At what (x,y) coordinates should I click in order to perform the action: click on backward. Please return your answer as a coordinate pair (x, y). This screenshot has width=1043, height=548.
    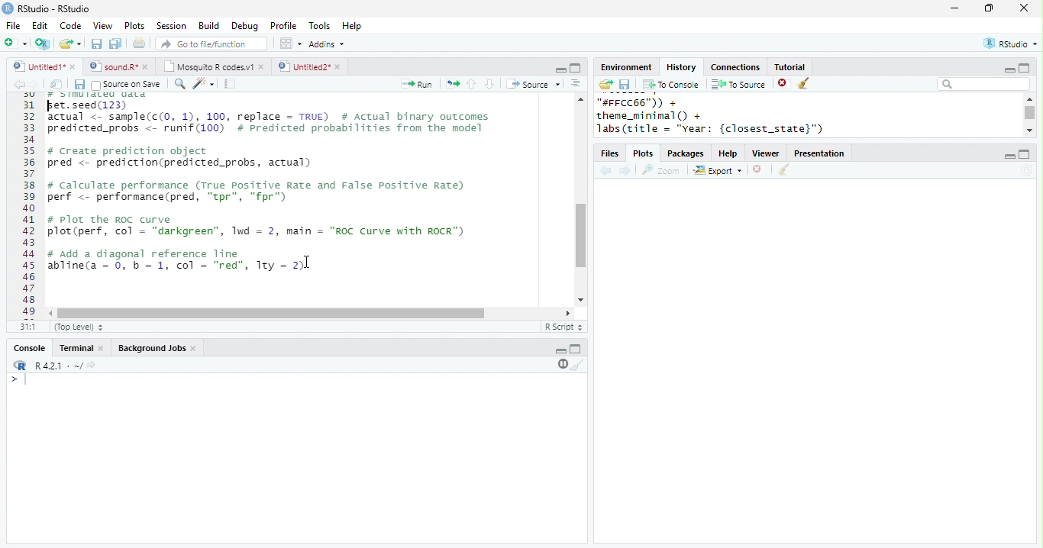
    Looking at the image, I should click on (18, 84).